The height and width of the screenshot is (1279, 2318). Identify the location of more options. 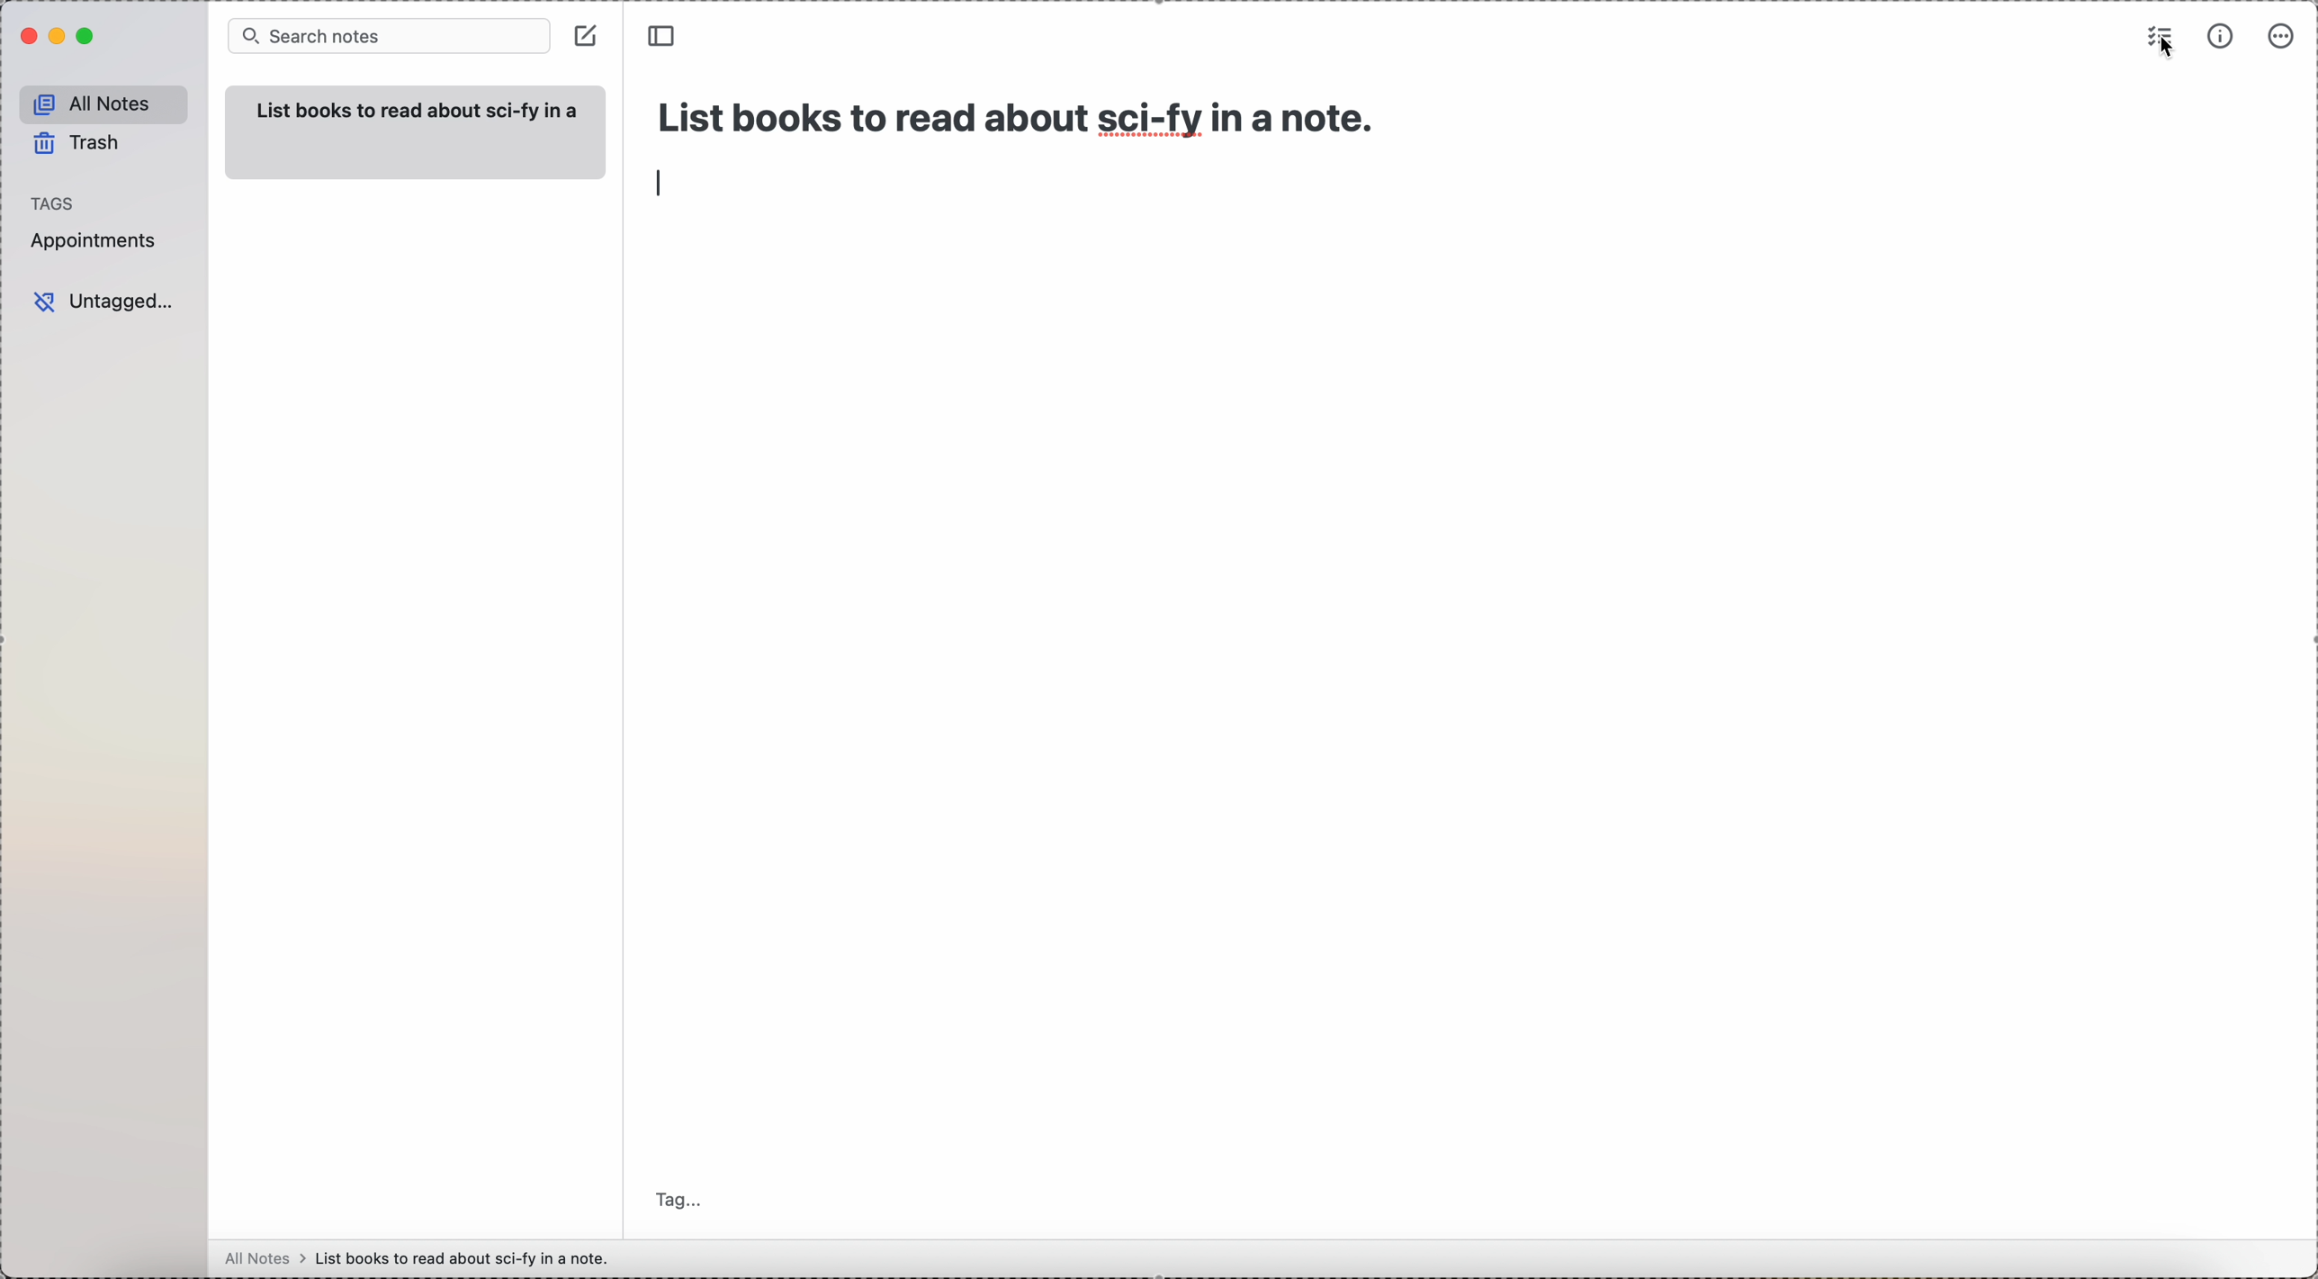
(2279, 38).